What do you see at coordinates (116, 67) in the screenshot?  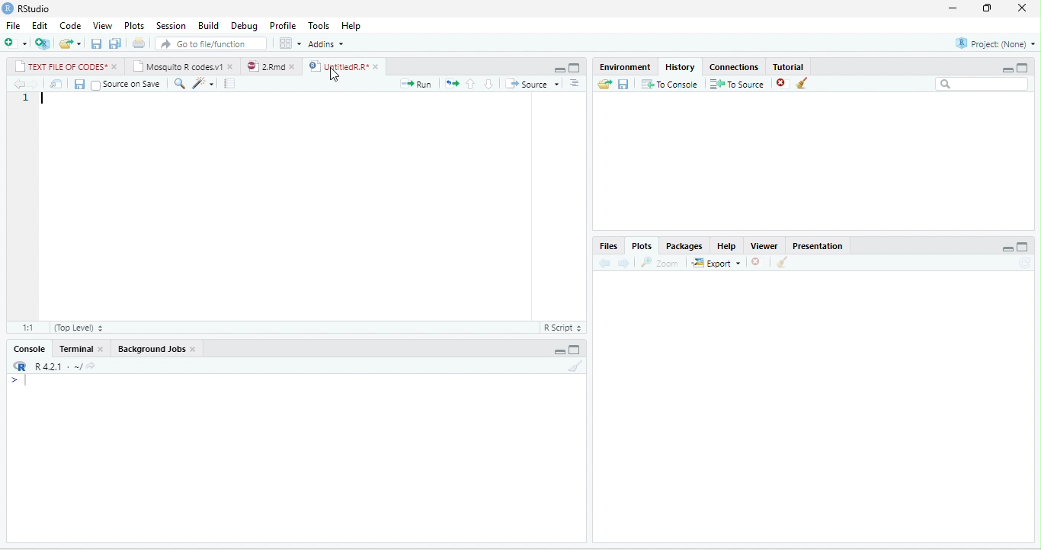 I see `close` at bounding box center [116, 67].